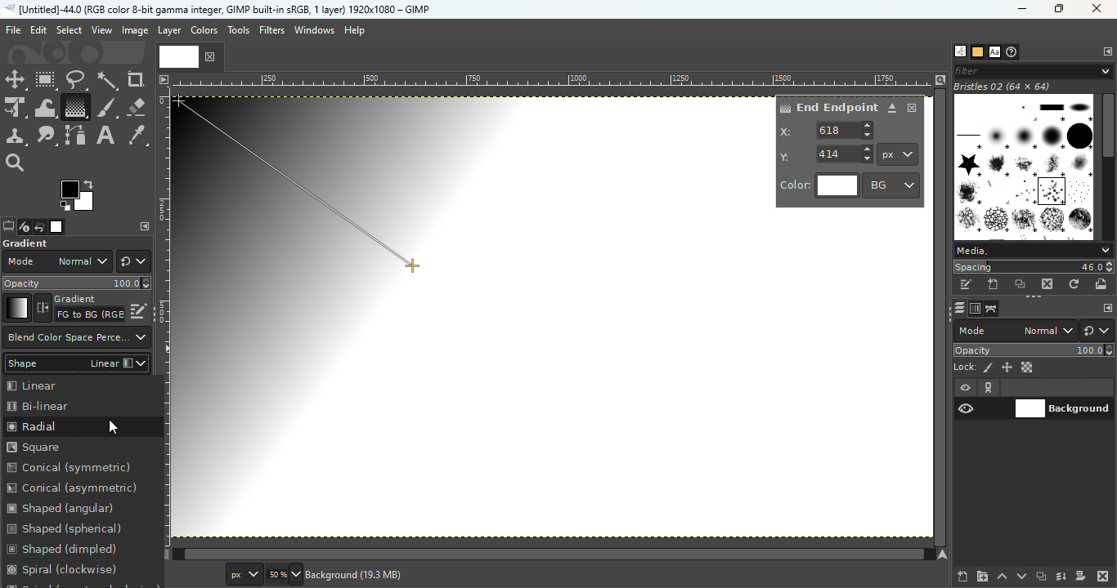 This screenshot has height=588, width=1117. I want to click on Open the channels dialog, so click(974, 307).